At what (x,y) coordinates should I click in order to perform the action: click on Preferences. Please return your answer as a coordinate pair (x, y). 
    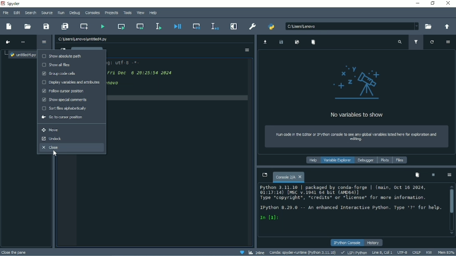
    Looking at the image, I should click on (252, 26).